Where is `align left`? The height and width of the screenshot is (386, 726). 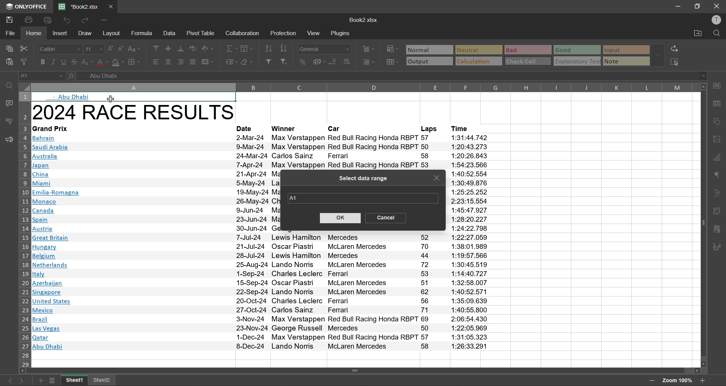
align left is located at coordinates (155, 61).